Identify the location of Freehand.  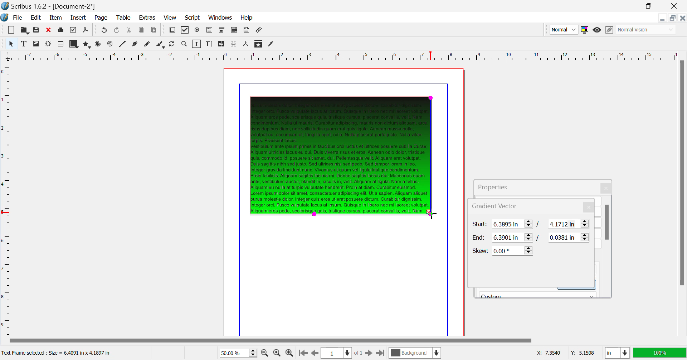
(148, 45).